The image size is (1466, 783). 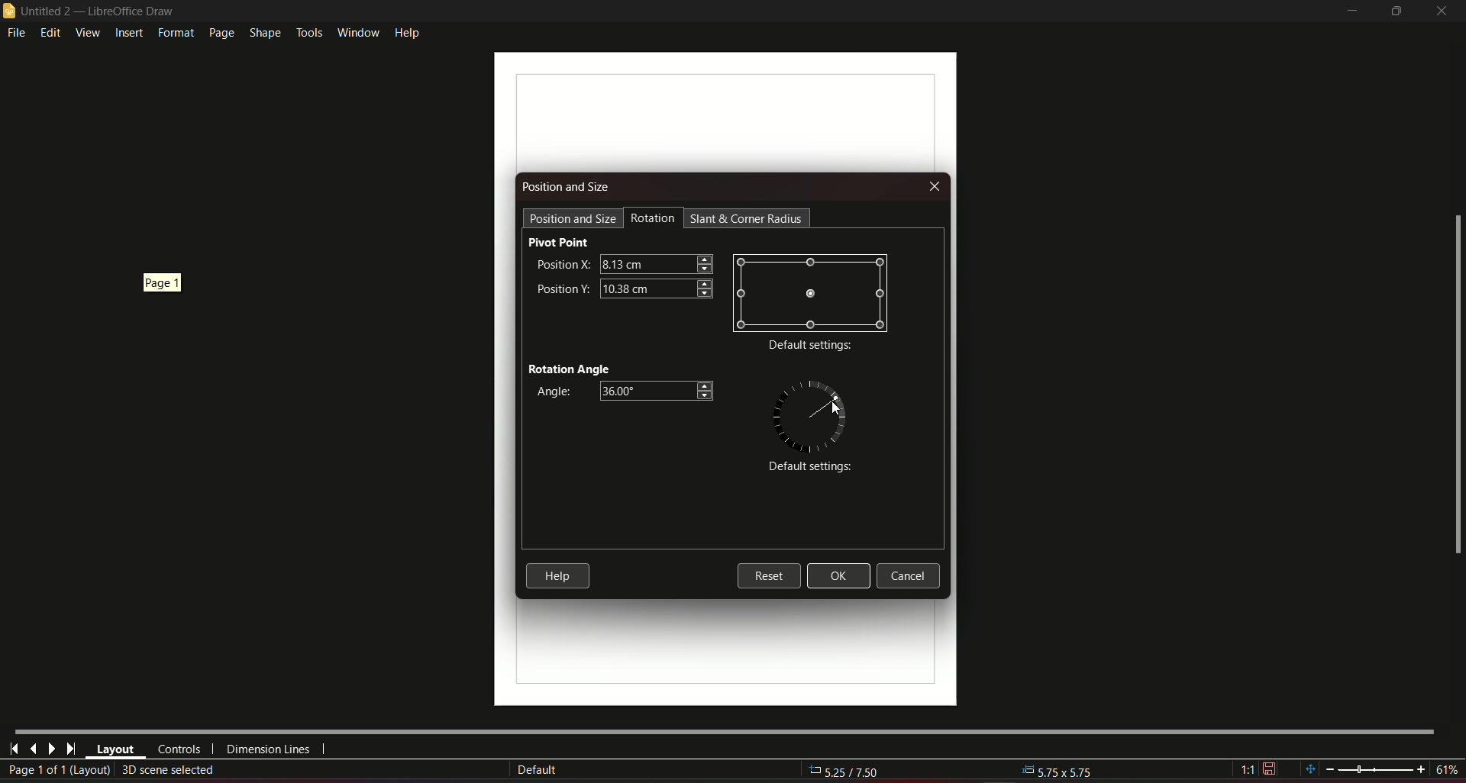 I want to click on Horizontal scroll bar, so click(x=723, y=730).